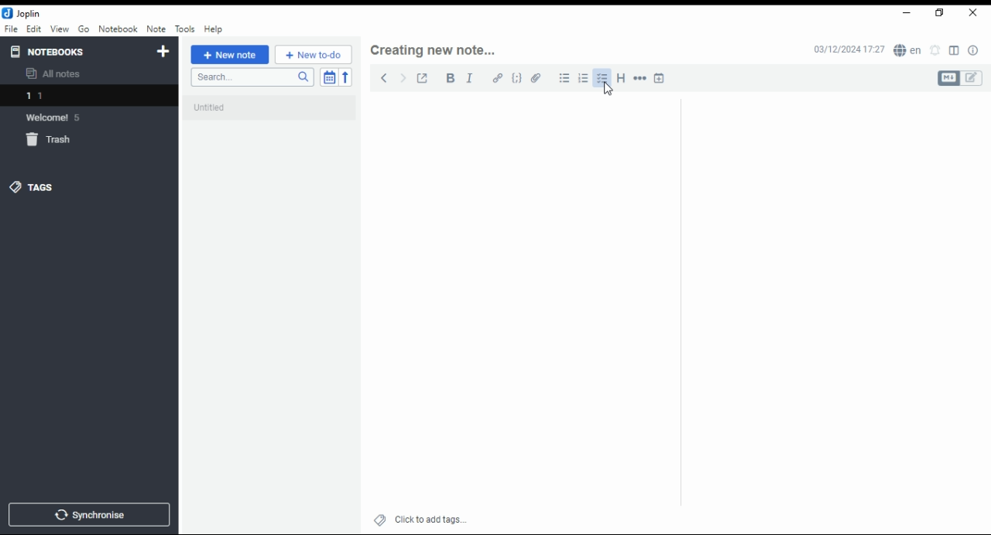 The image size is (991, 535). Describe the element at coordinates (186, 29) in the screenshot. I see `tools` at that location.